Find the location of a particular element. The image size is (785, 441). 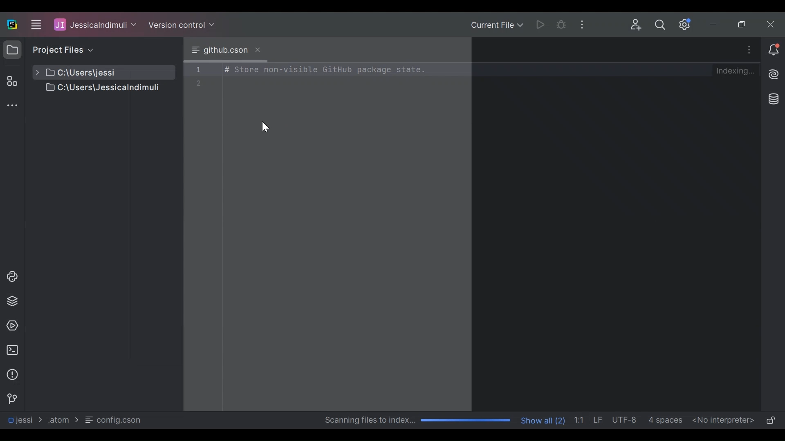

Project File is located at coordinates (94, 72).